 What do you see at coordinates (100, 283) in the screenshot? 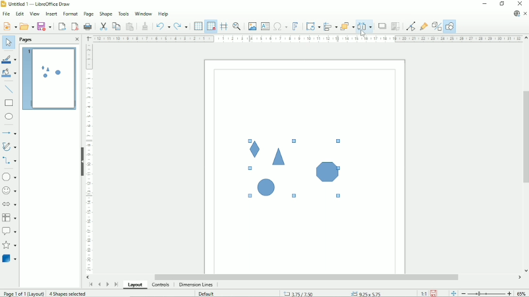
I see `Scroll to previous page` at bounding box center [100, 283].